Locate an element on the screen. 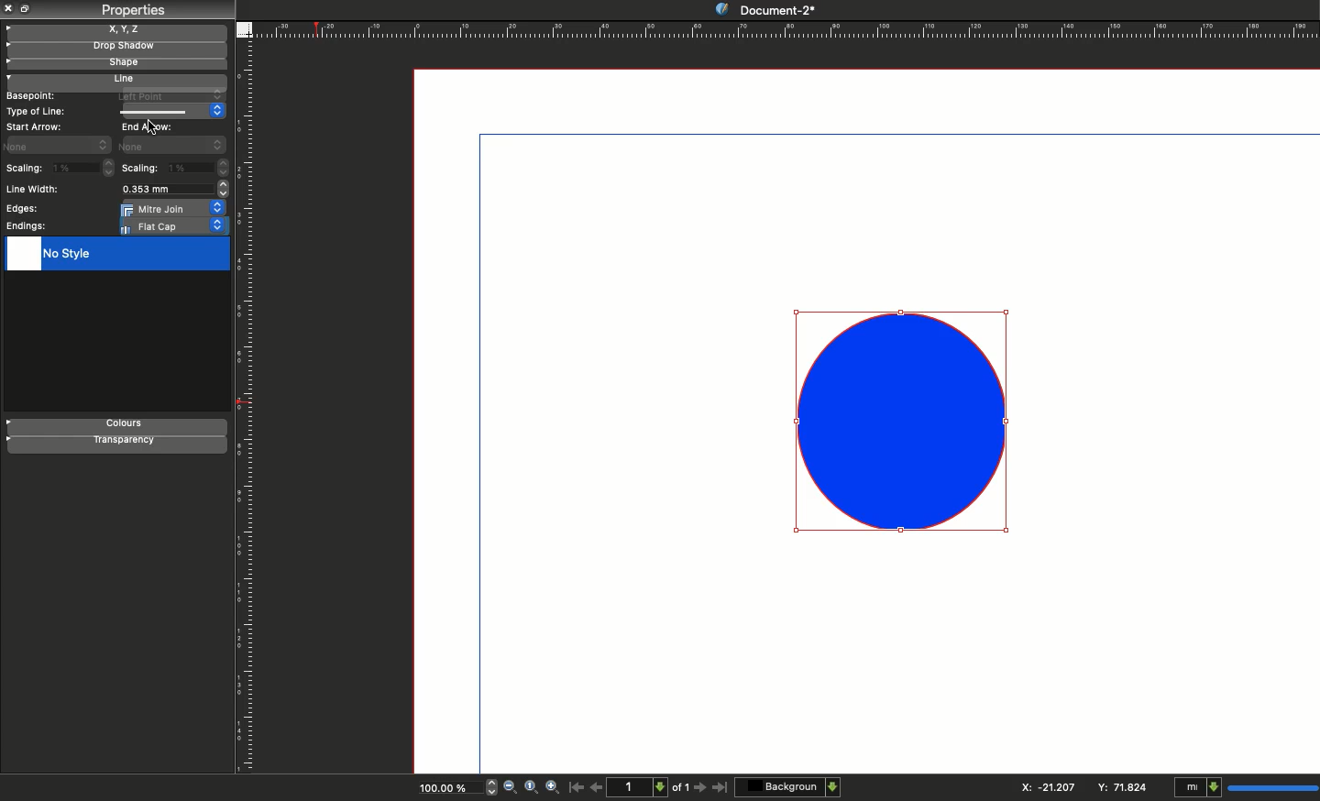  No style is located at coordinates (115, 255).